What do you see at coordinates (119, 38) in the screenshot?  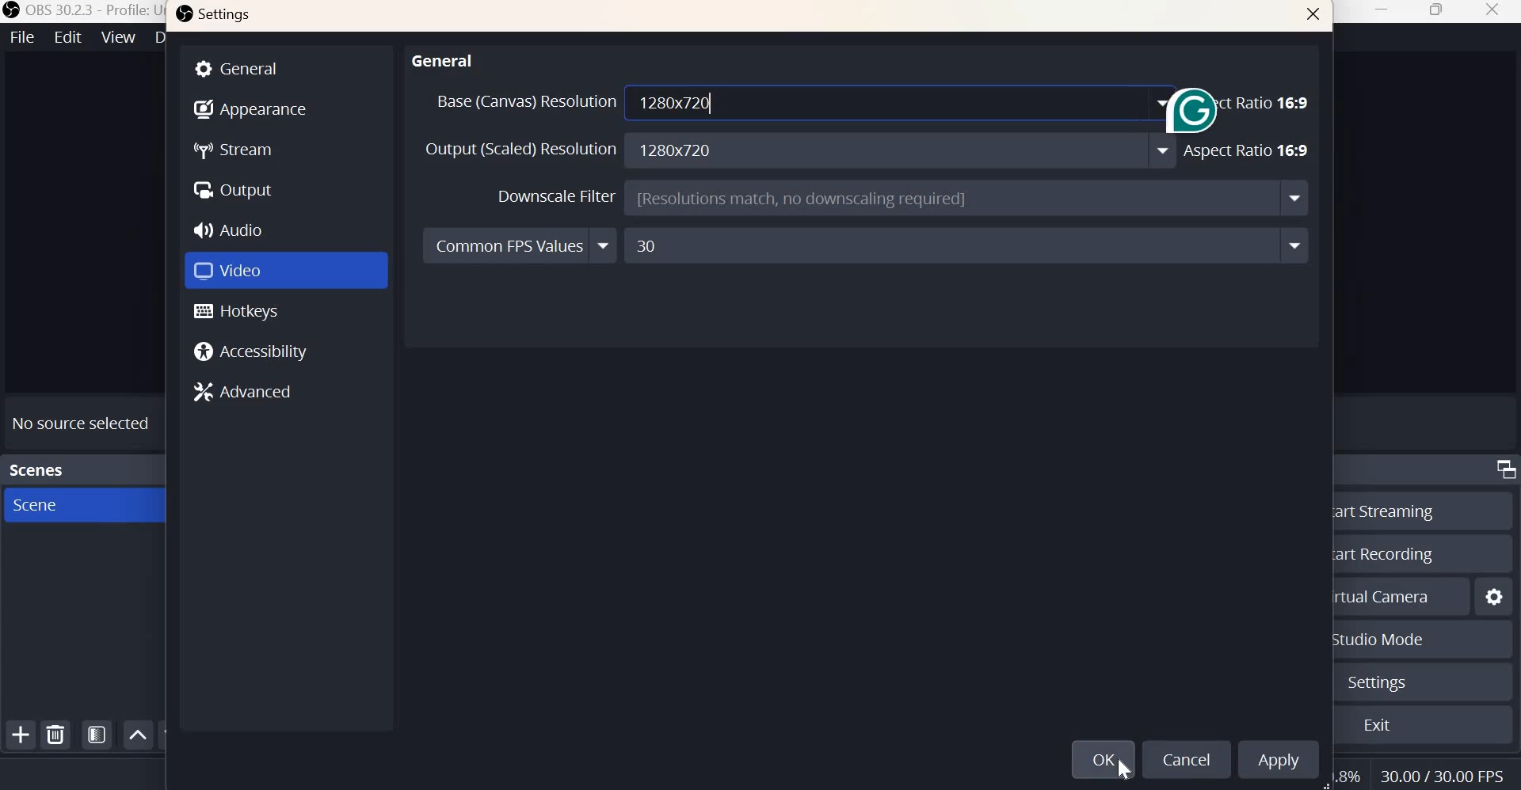 I see `View` at bounding box center [119, 38].